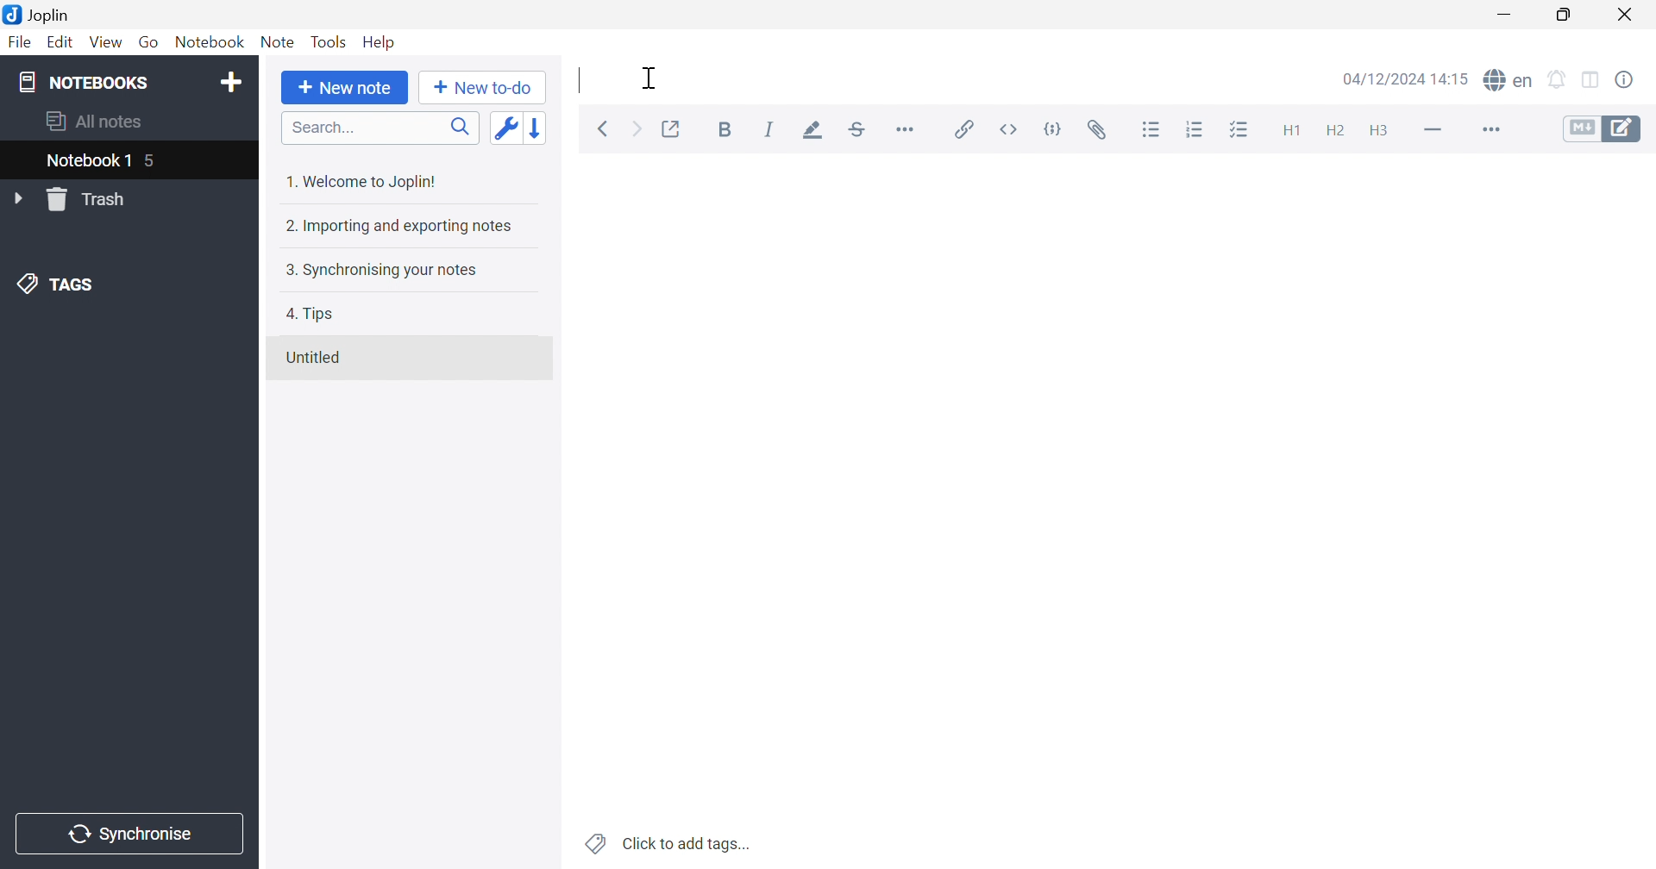 Image resolution: width=1656 pixels, height=869 pixels. Describe the element at coordinates (380, 128) in the screenshot. I see `Search...` at that location.